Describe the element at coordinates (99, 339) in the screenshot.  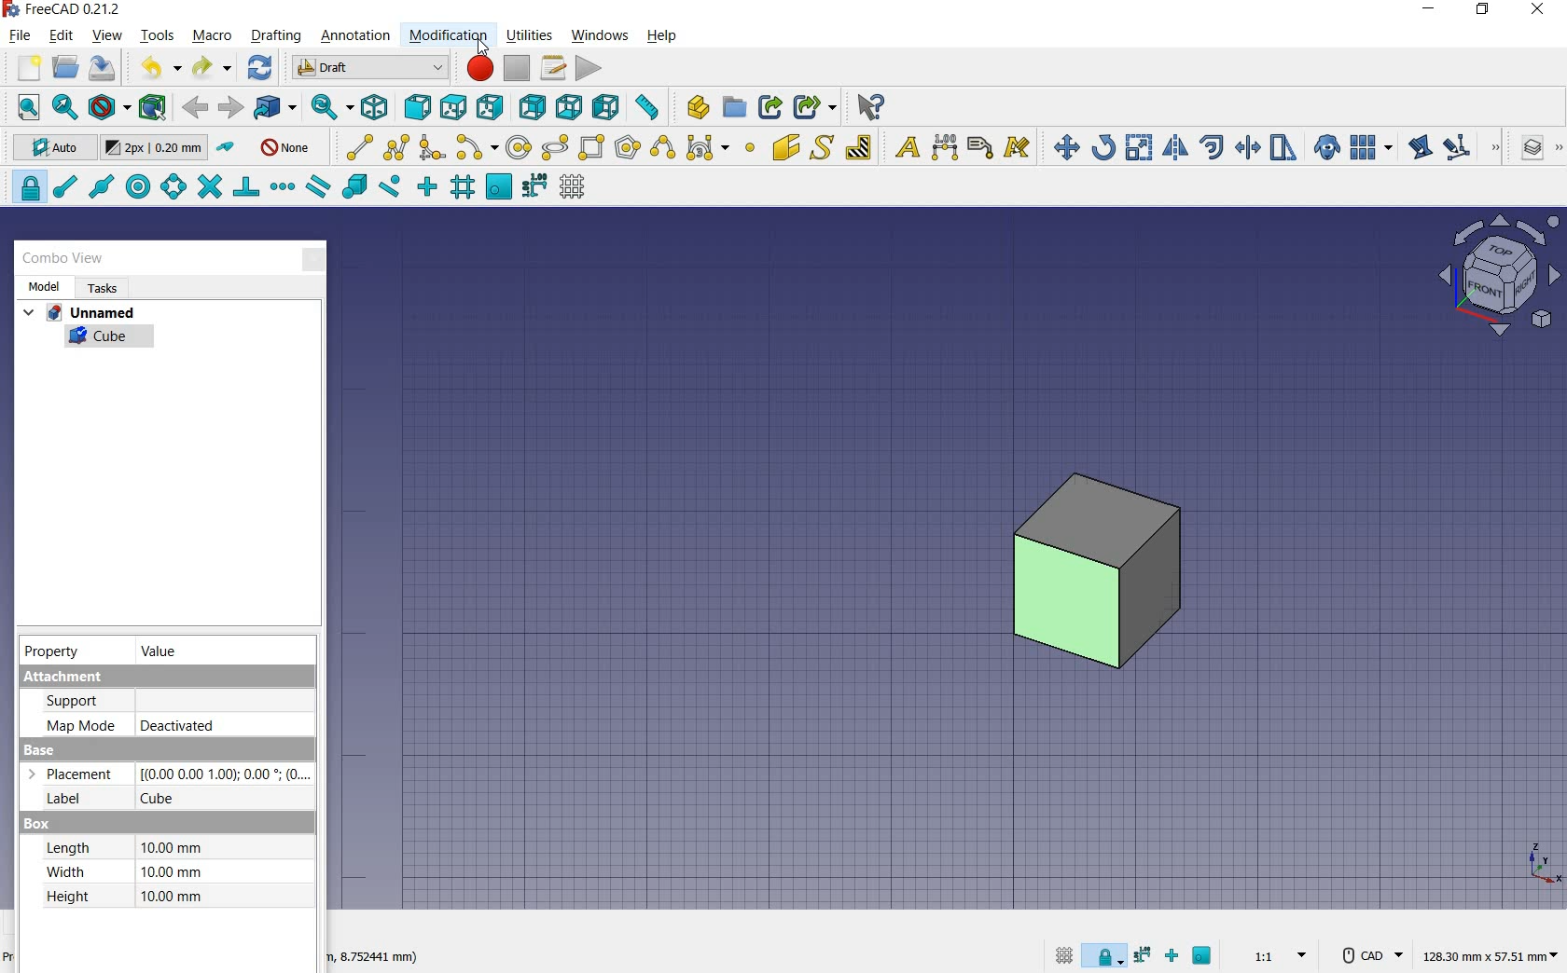
I see `cube` at that location.